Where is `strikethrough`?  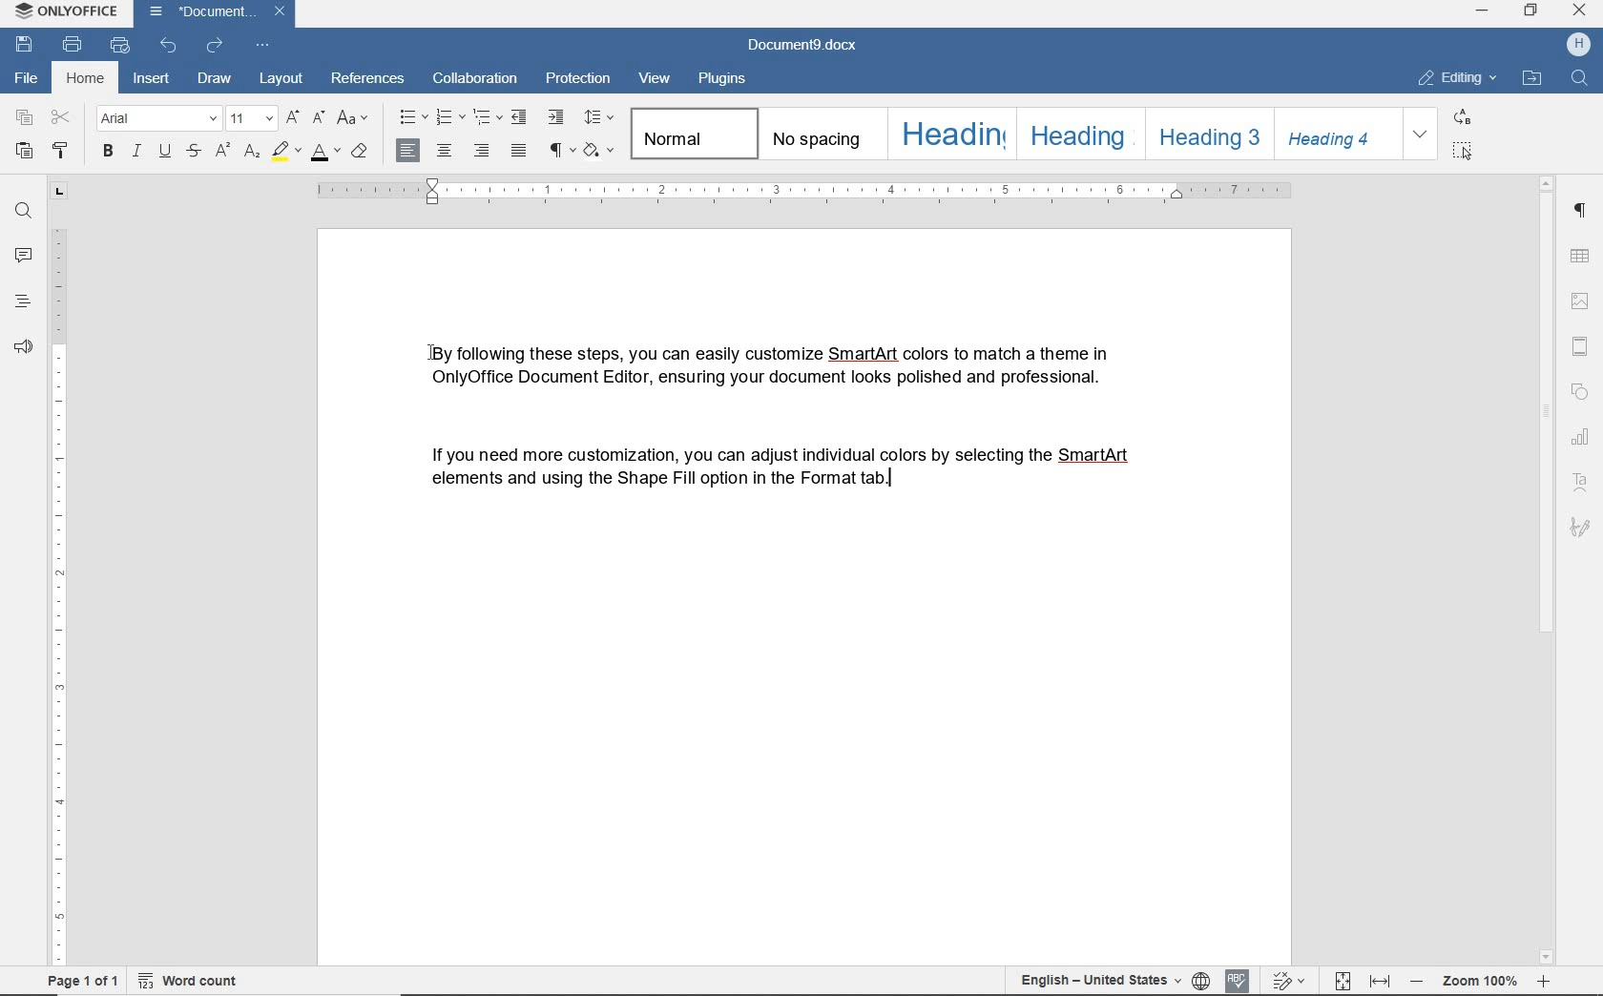 strikethrough is located at coordinates (193, 153).